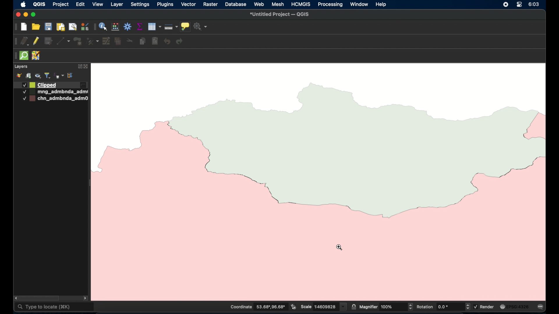 This screenshot has width=559, height=314. I want to click on untitled project - QGIS, so click(279, 15).